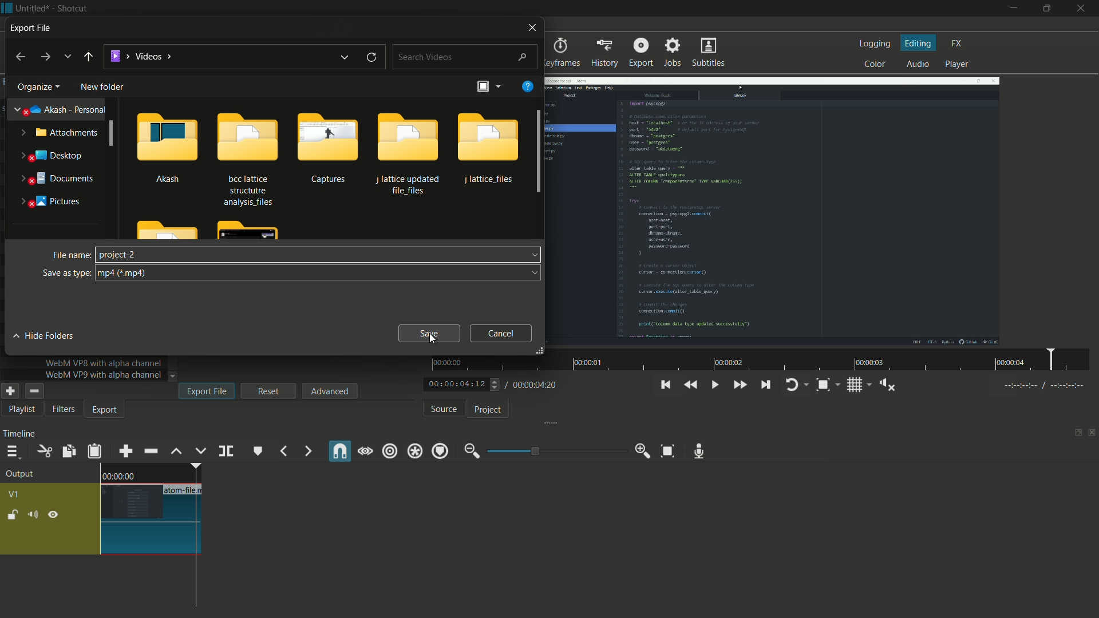 This screenshot has width=1099, height=618. What do you see at coordinates (1074, 433) in the screenshot?
I see `change layout` at bounding box center [1074, 433].